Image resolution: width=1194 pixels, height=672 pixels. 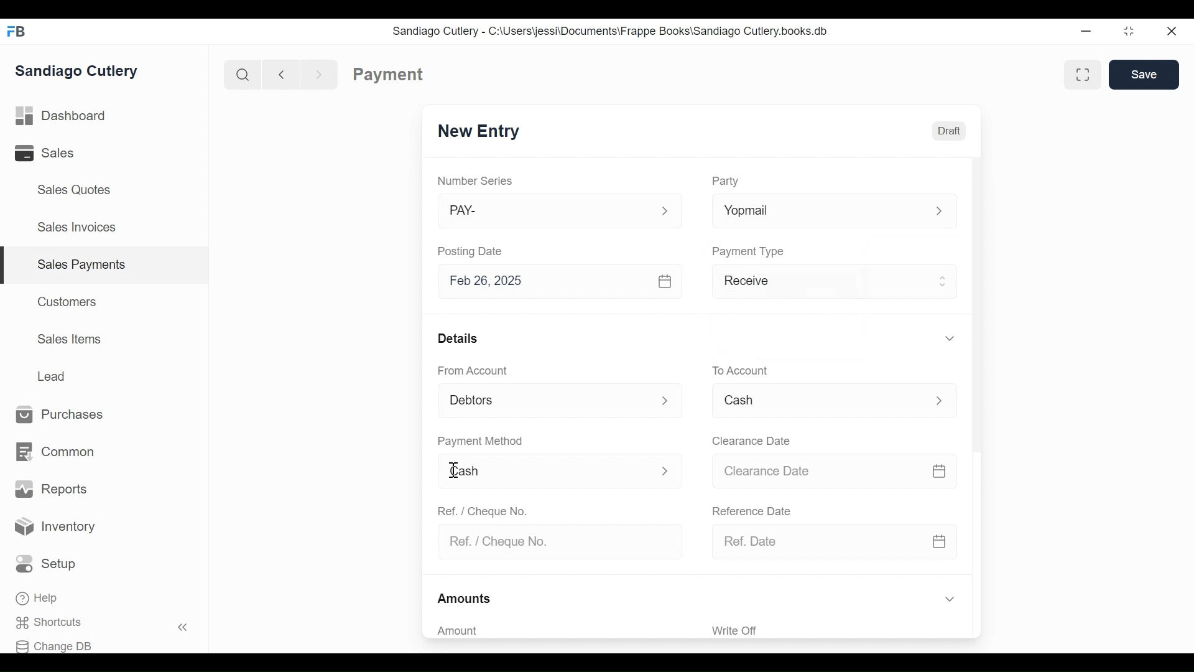 What do you see at coordinates (725, 181) in the screenshot?
I see `Party` at bounding box center [725, 181].